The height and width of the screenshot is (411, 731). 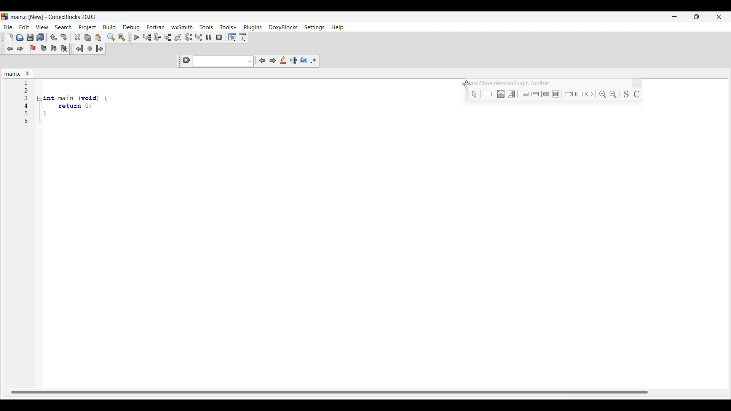 I want to click on New file, so click(x=10, y=37).